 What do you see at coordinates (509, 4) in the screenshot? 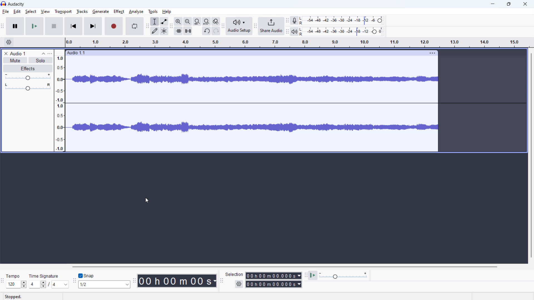
I see `maximize` at bounding box center [509, 4].